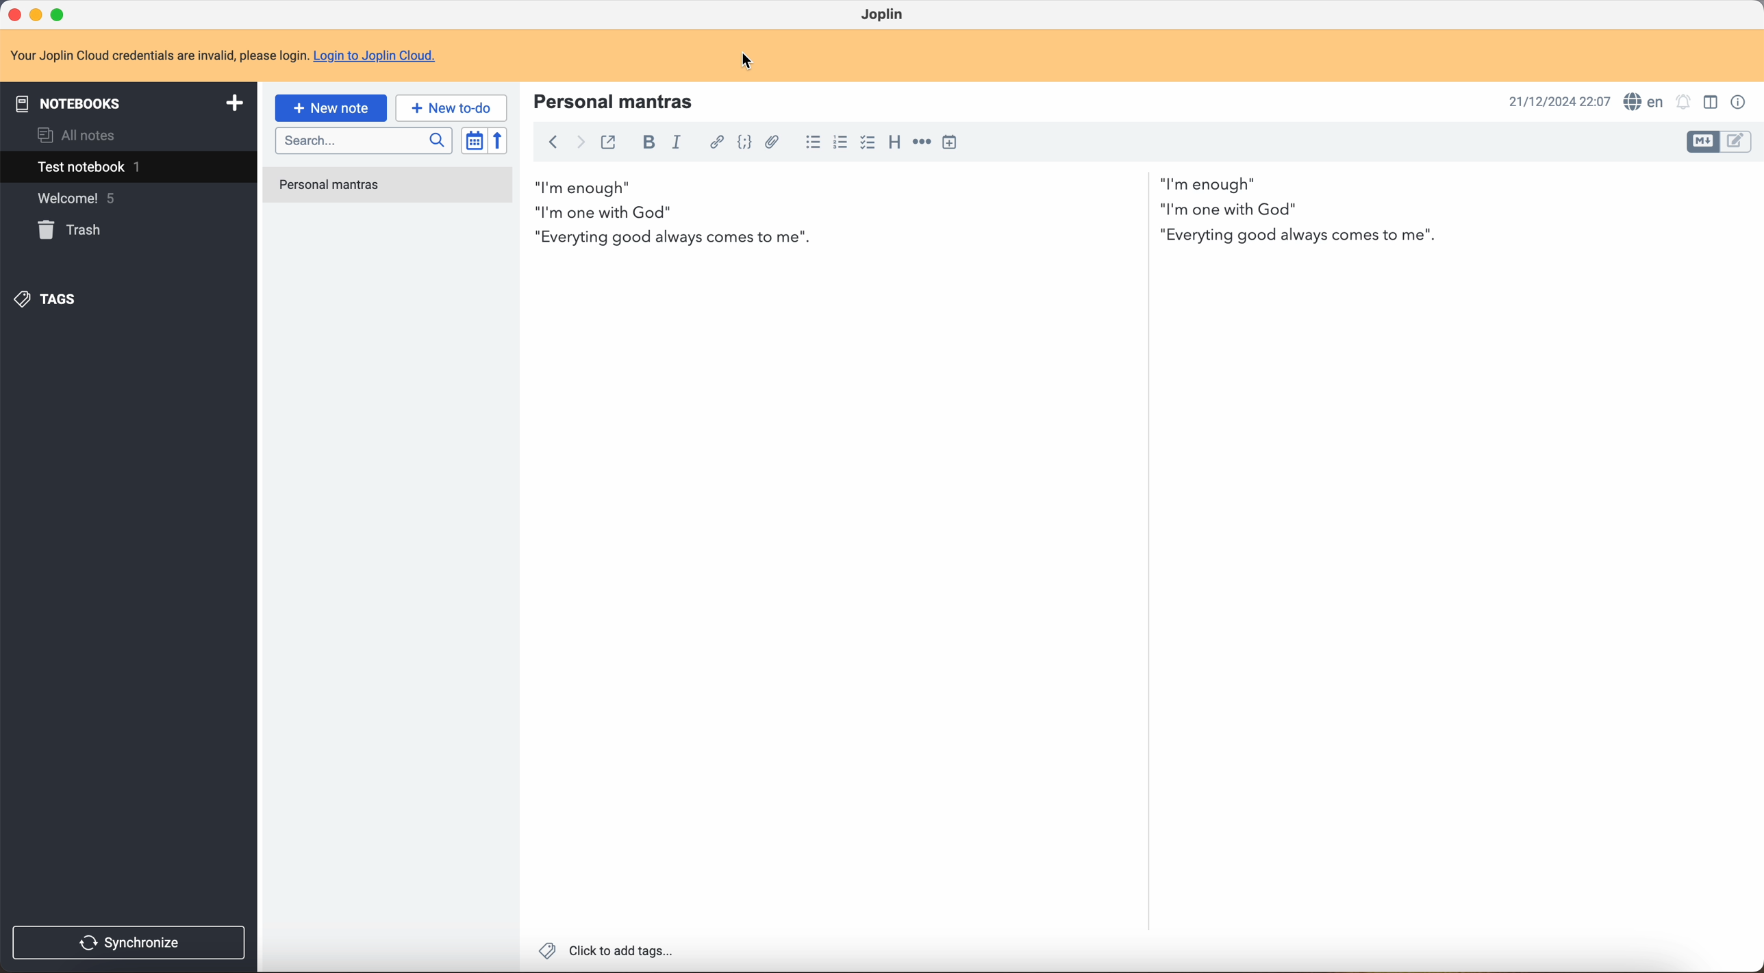  What do you see at coordinates (497, 142) in the screenshot?
I see `reverse sort order` at bounding box center [497, 142].